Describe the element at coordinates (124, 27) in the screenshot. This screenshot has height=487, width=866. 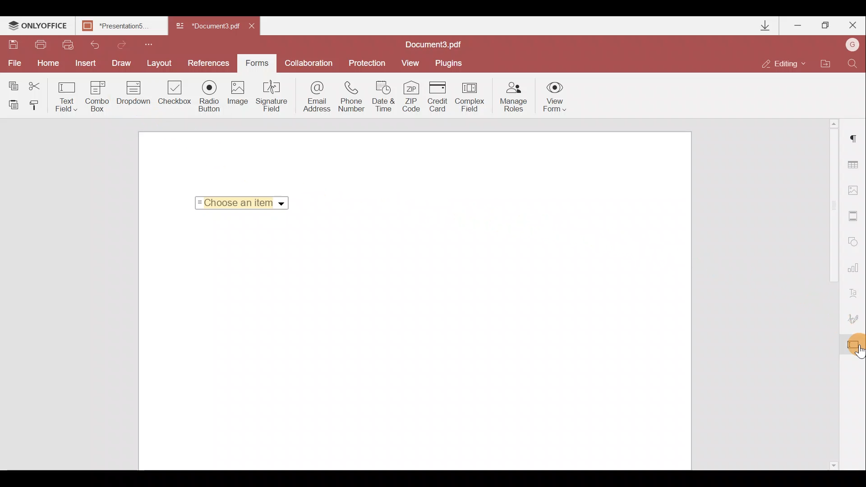
I see `Document name` at that location.